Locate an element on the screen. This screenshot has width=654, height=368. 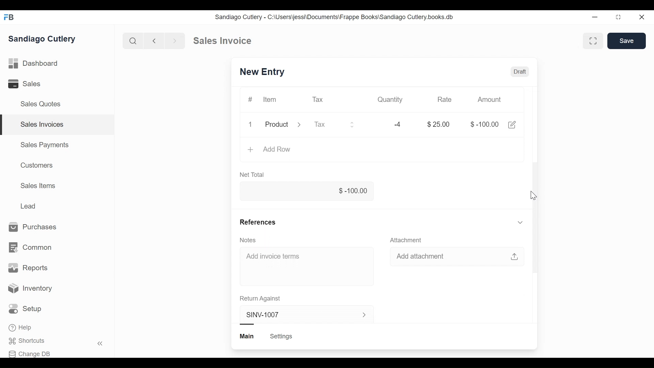
$-100.00 is located at coordinates (306, 191).